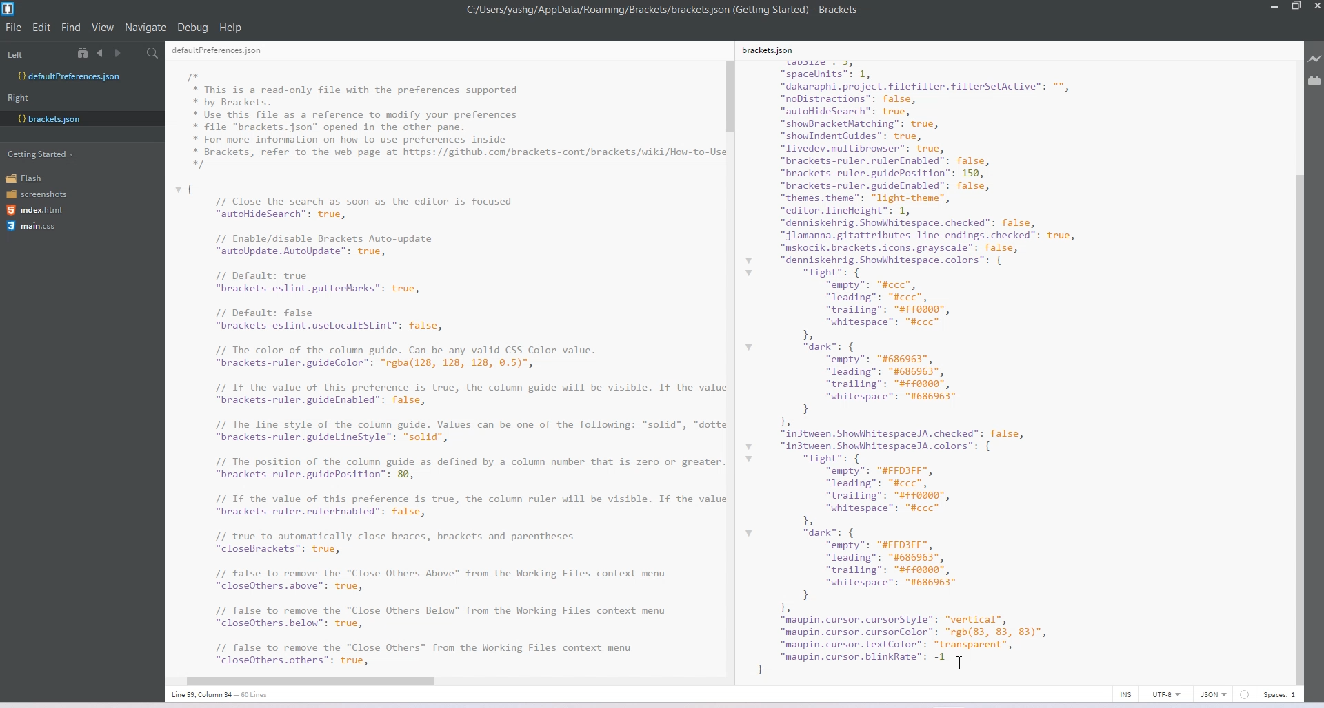 The height and width of the screenshot is (708, 1324). I want to click on View in file Tree, so click(85, 52).